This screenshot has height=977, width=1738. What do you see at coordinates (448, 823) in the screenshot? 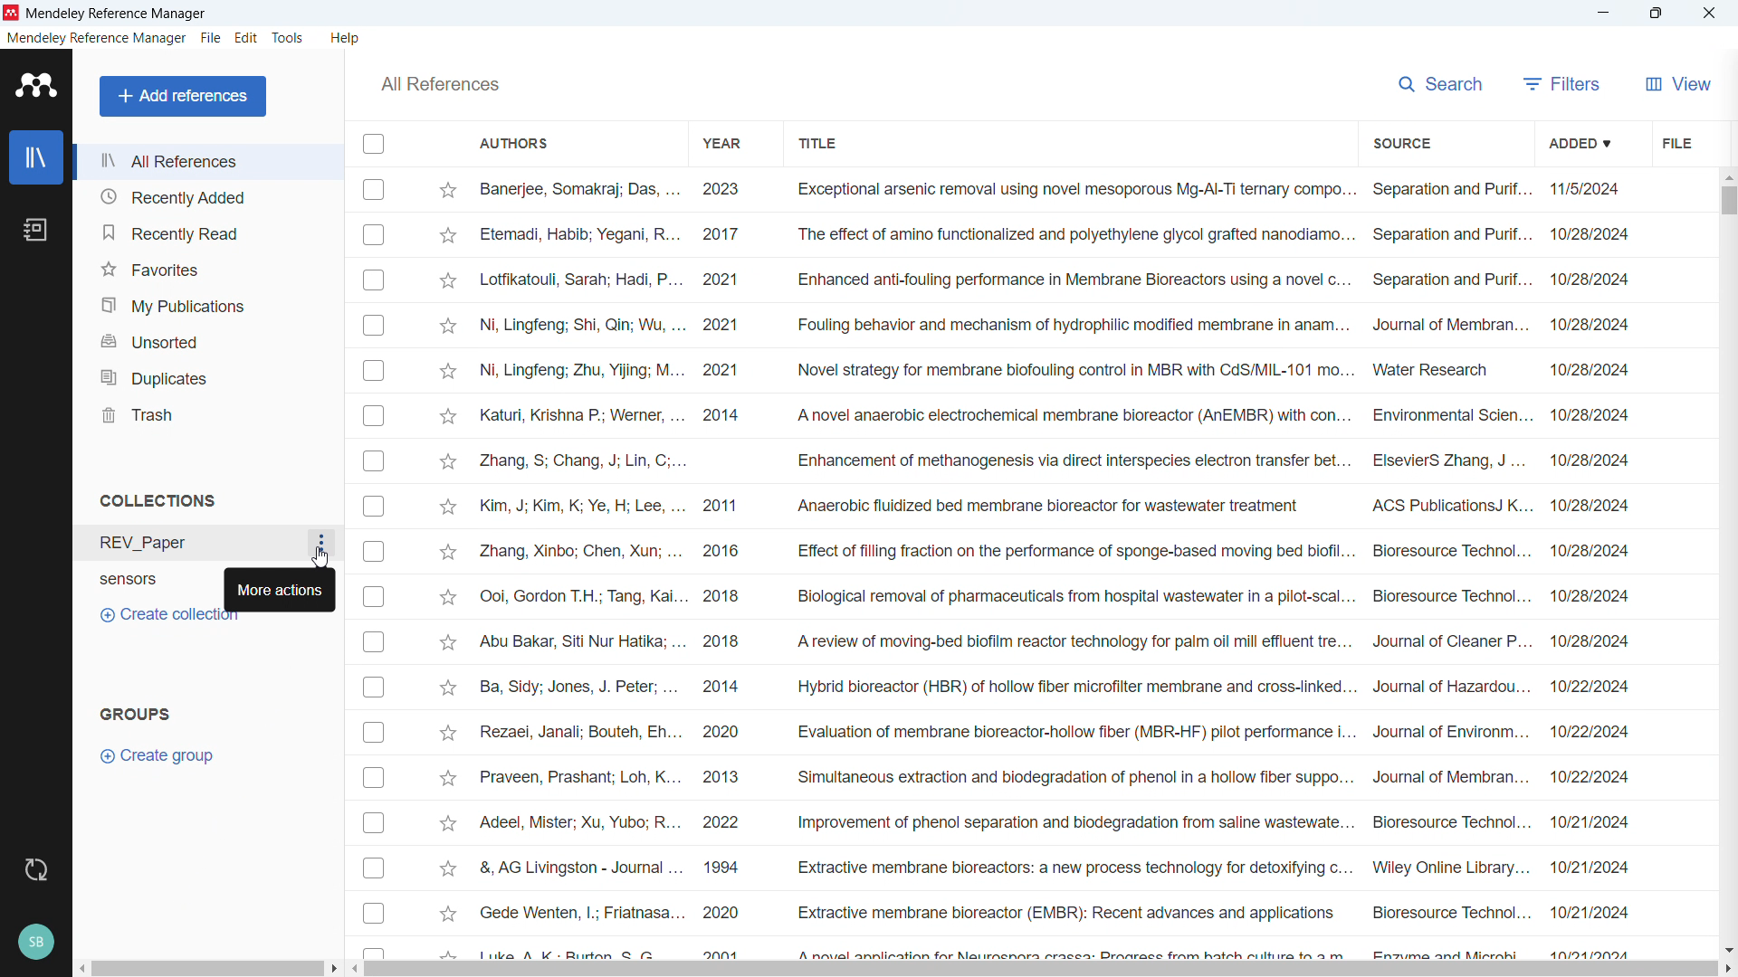
I see `Star mark respective publication` at bounding box center [448, 823].